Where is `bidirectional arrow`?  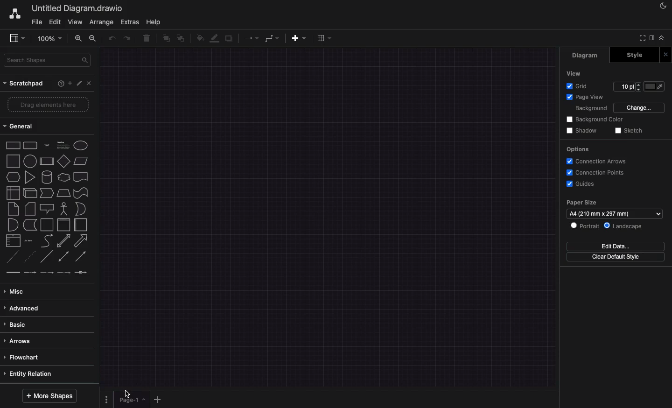 bidirectional arrow is located at coordinates (63, 241).